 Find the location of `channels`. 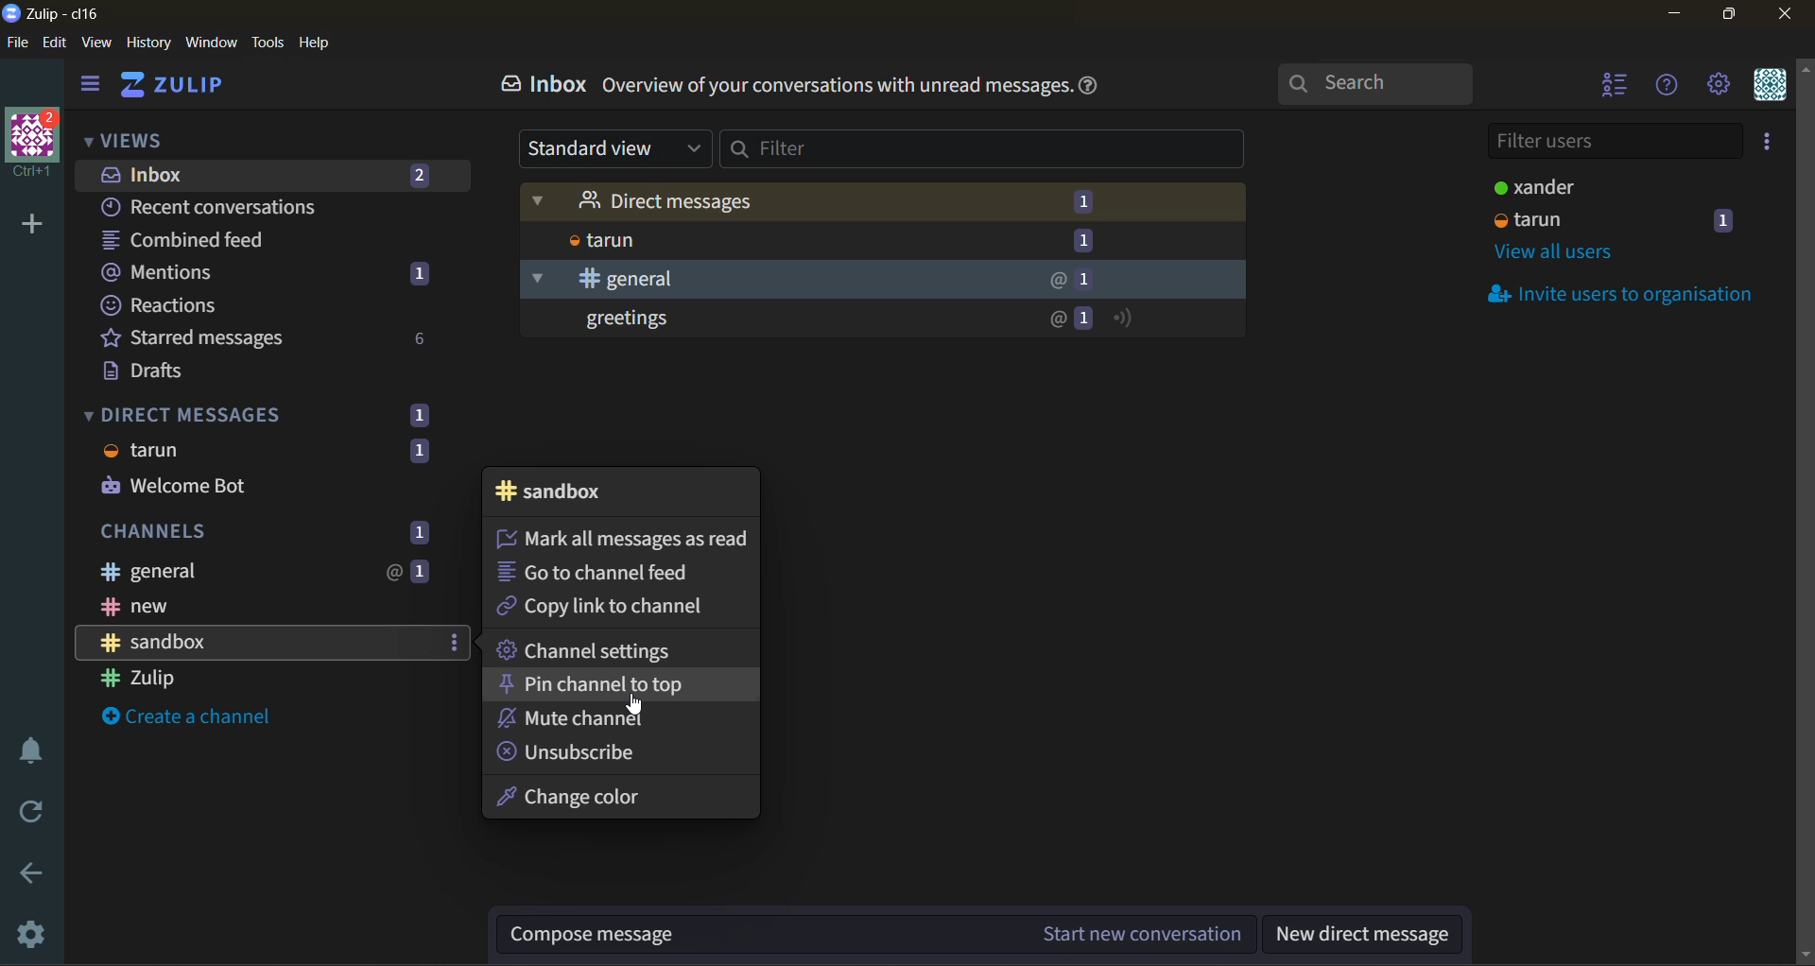

channels is located at coordinates (283, 529).